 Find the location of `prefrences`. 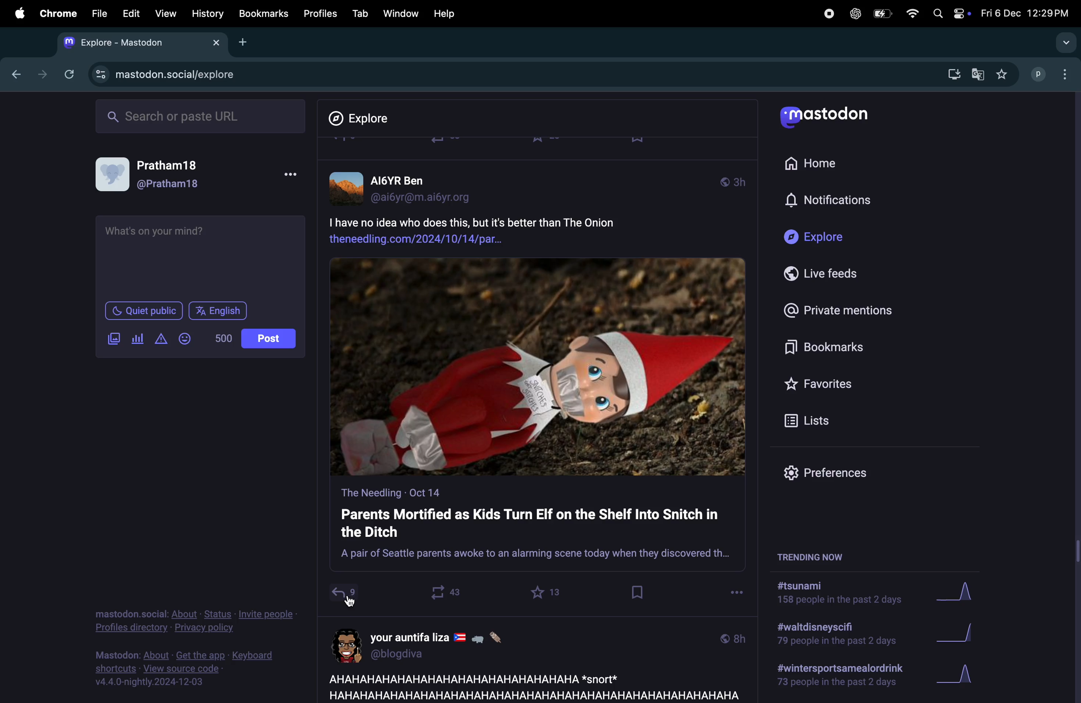

prefrences is located at coordinates (833, 475).